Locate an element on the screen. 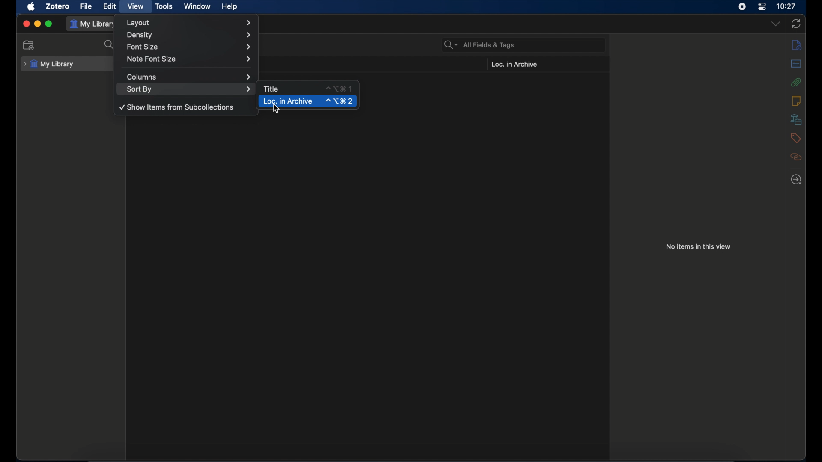 The height and width of the screenshot is (462, 822). help is located at coordinates (230, 7).